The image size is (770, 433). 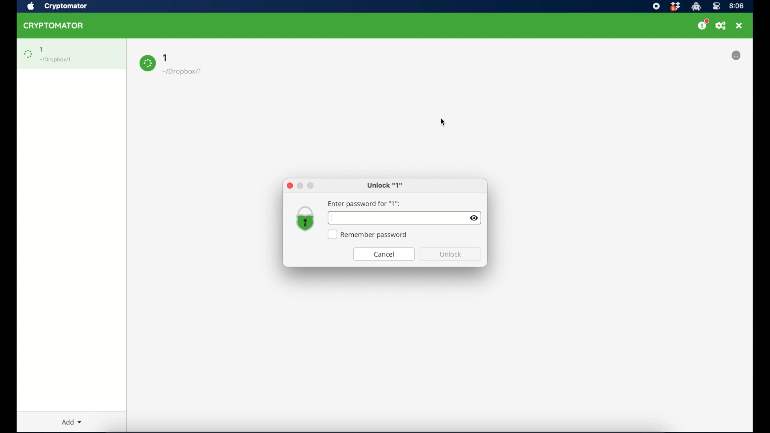 I want to click on support us, so click(x=703, y=24).